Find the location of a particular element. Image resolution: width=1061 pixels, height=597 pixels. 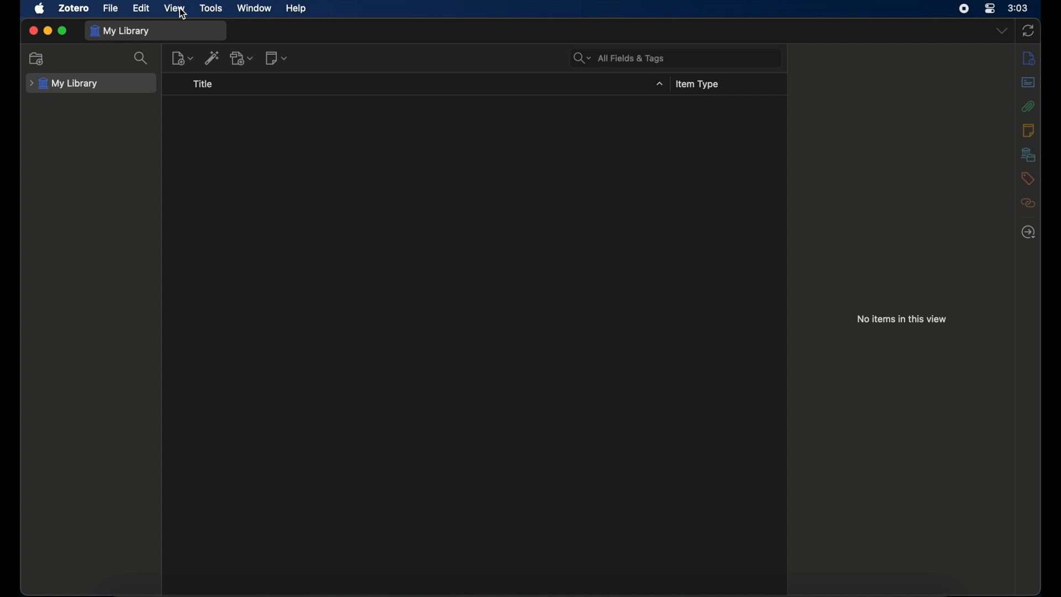

notes is located at coordinates (1029, 130).